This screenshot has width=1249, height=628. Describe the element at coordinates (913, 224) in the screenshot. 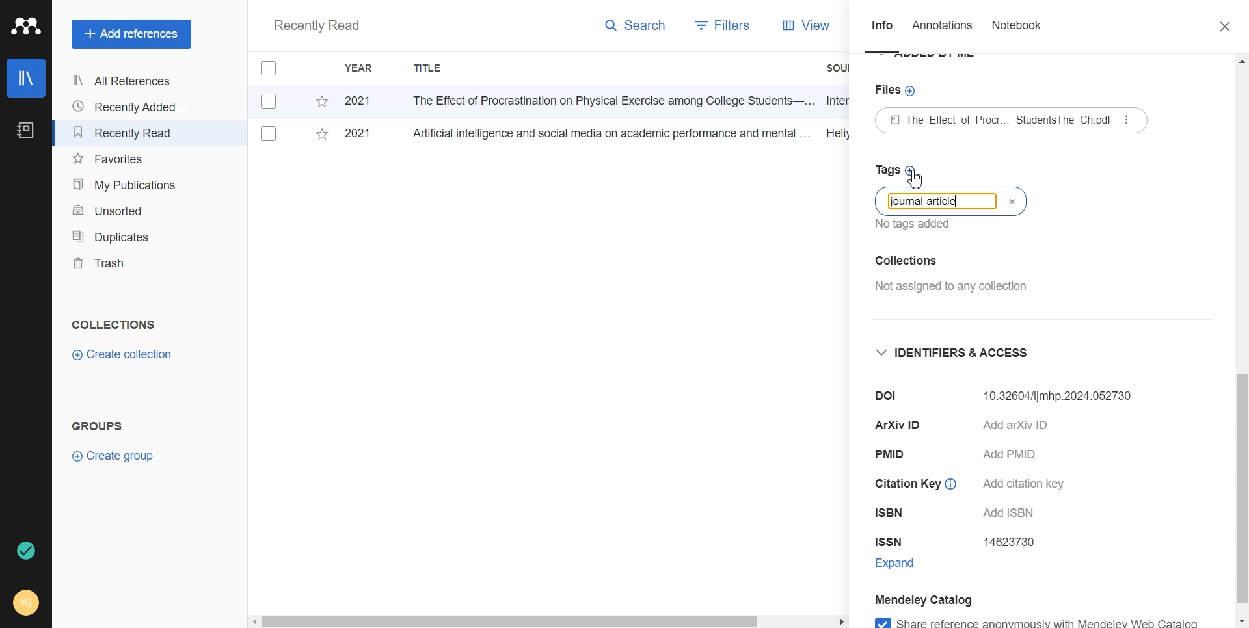

I see `No tags added` at that location.